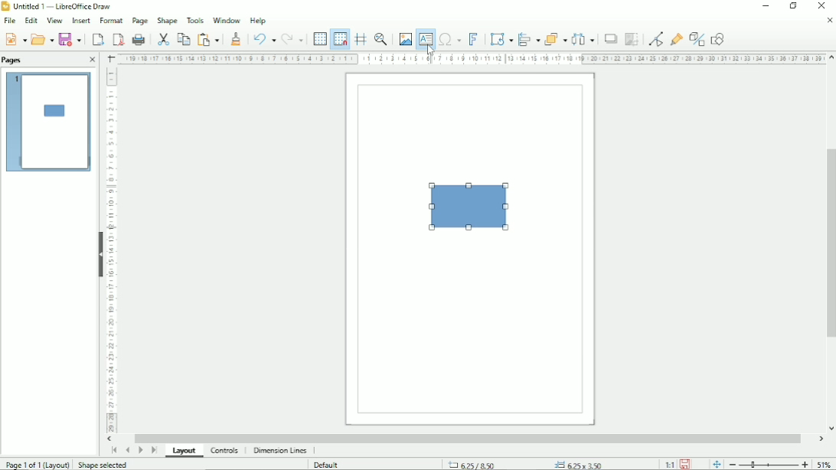 The width and height of the screenshot is (836, 470). Describe the element at coordinates (139, 39) in the screenshot. I see `Print` at that location.